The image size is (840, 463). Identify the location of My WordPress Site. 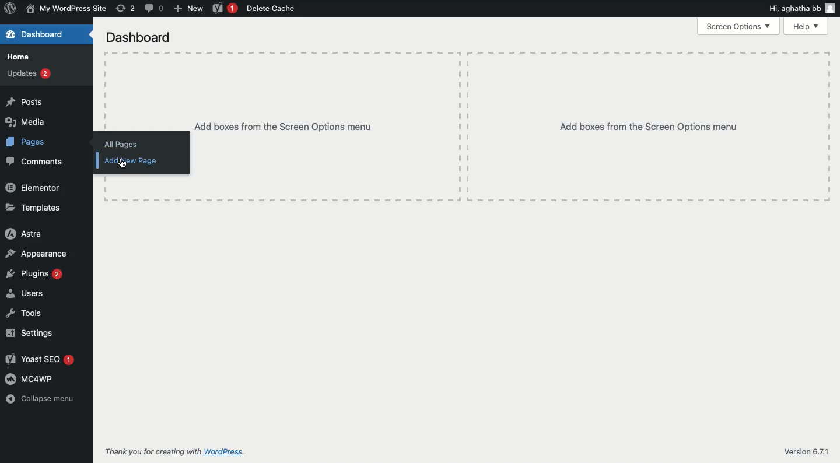
(66, 9).